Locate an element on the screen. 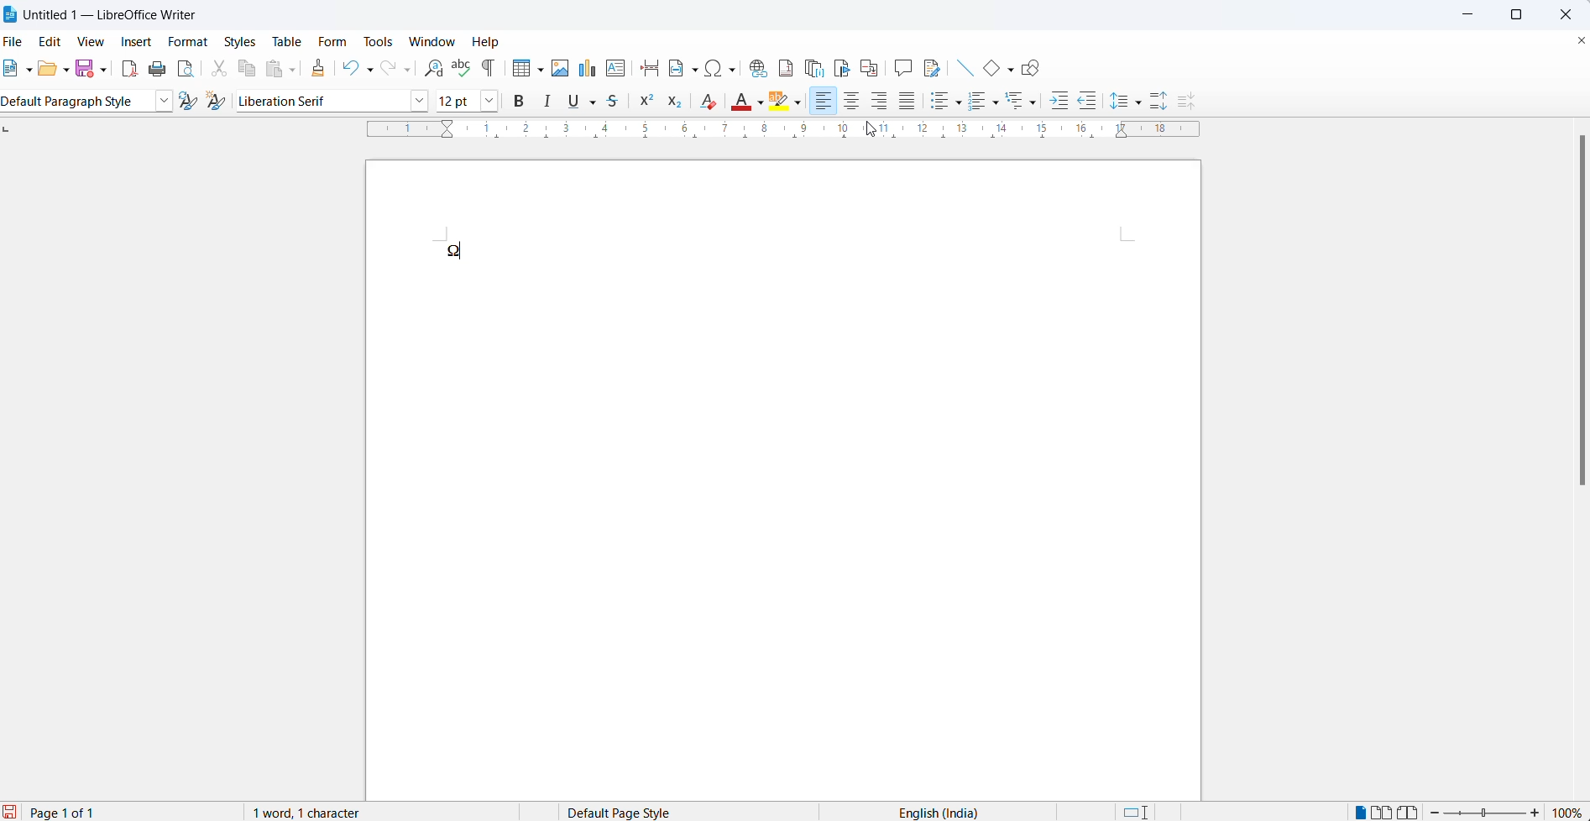 This screenshot has height=821, width=1590. toggle unordered list is located at coordinates (939, 102).